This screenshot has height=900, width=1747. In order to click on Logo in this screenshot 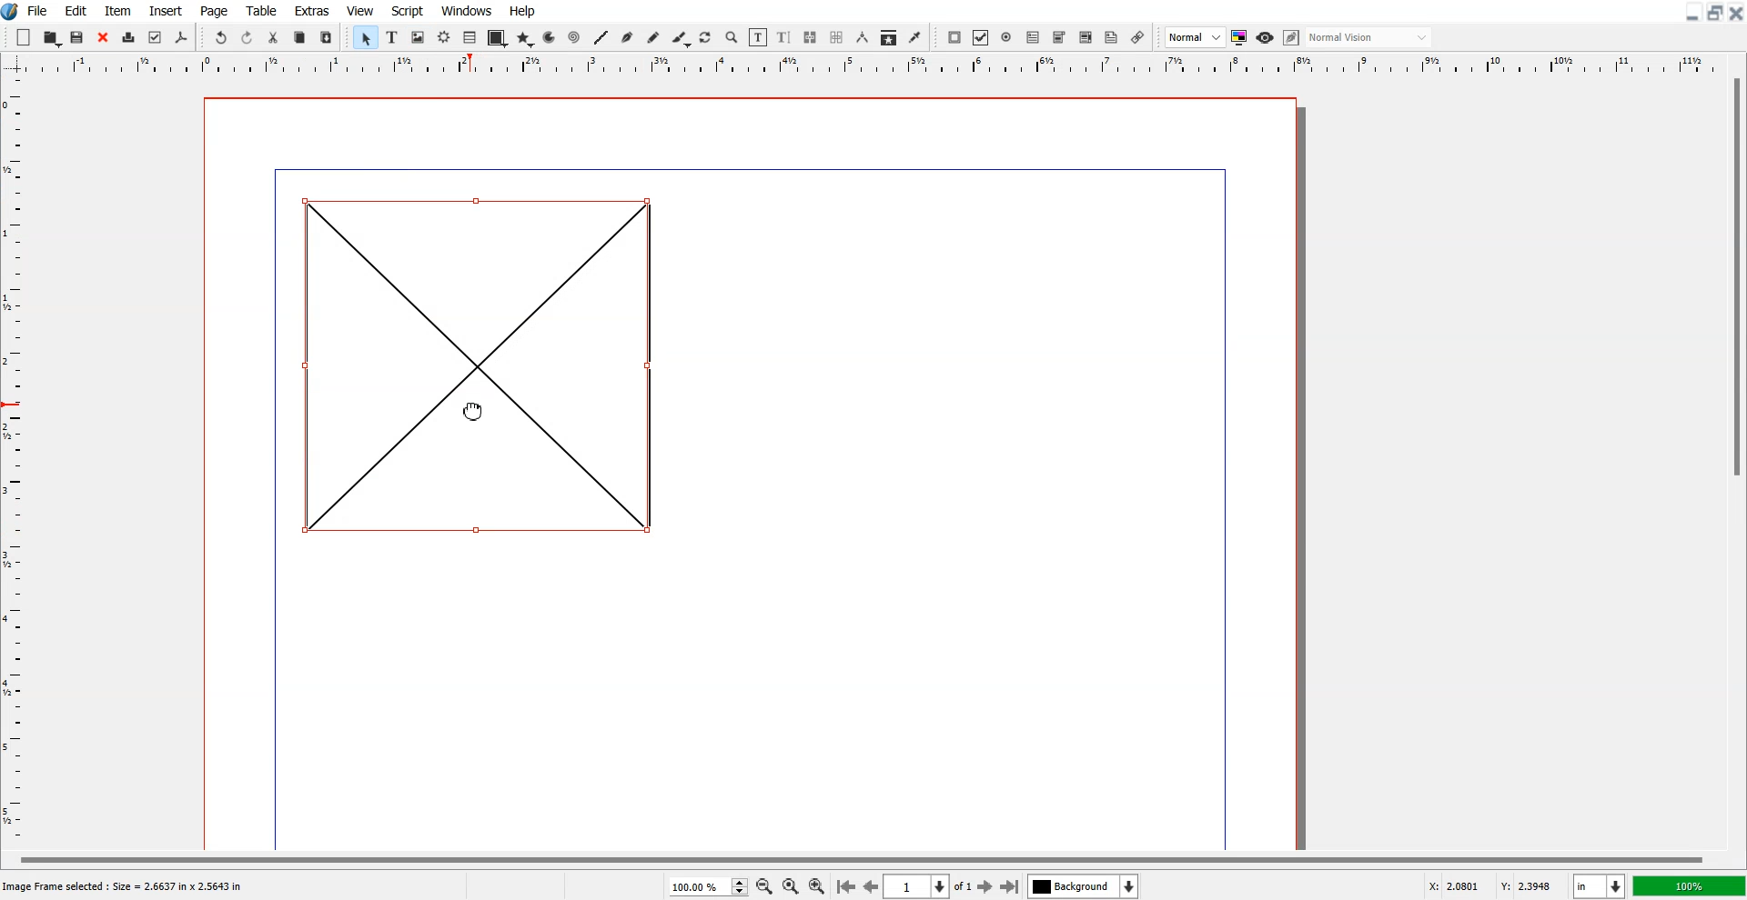, I will do `click(11, 12)`.